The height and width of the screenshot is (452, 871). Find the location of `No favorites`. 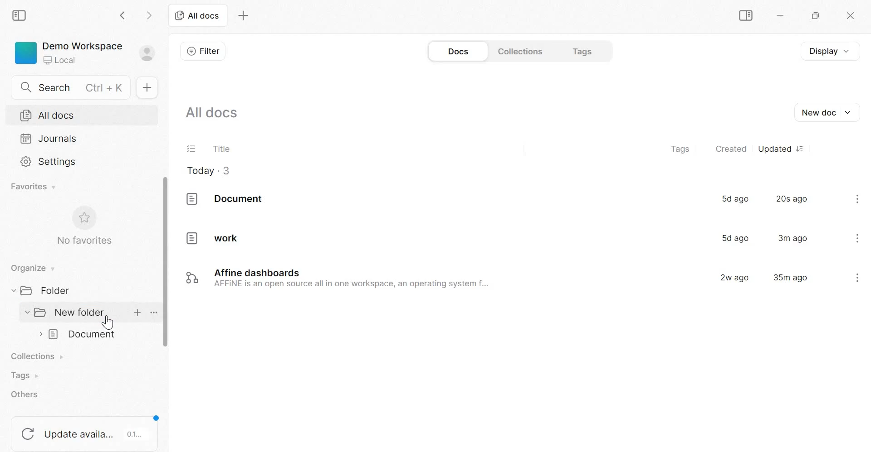

No favorites is located at coordinates (84, 227).